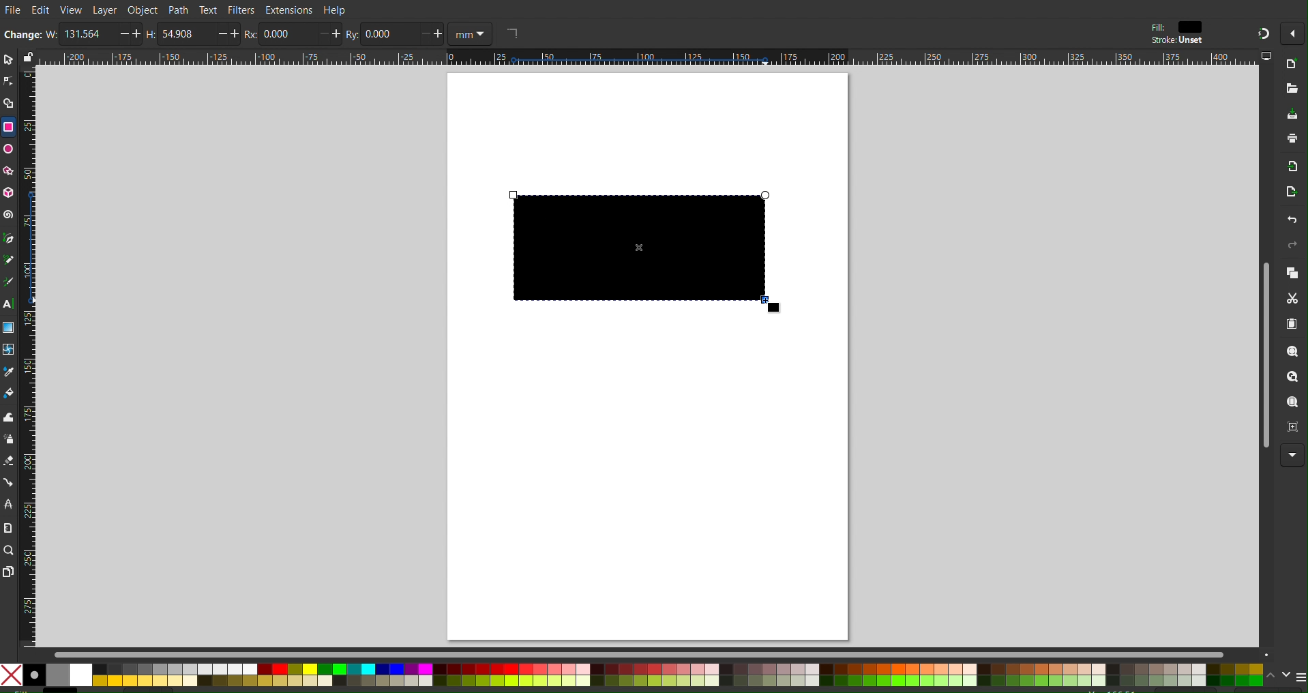  Describe the element at coordinates (8, 59) in the screenshot. I see `Select` at that location.